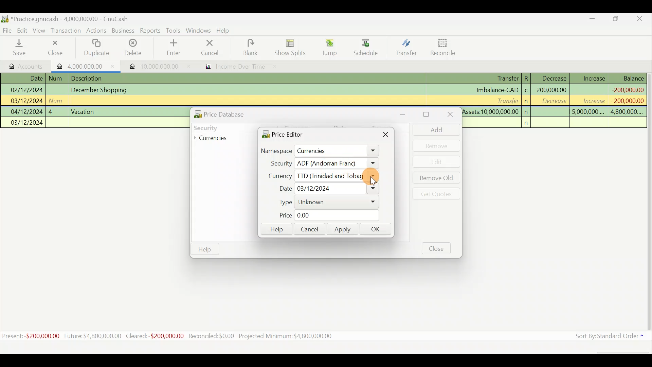 This screenshot has width=652, height=367. I want to click on Balance, so click(628, 78).